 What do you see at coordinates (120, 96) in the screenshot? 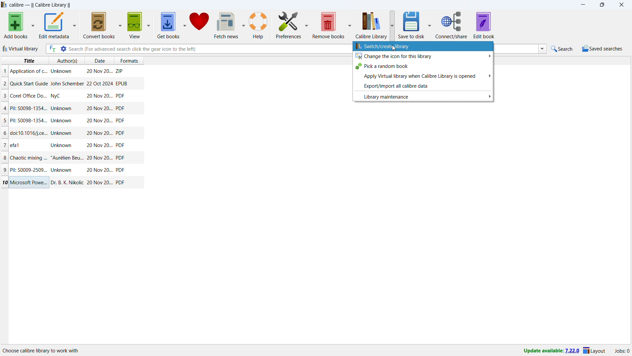
I see `PDF` at bounding box center [120, 96].